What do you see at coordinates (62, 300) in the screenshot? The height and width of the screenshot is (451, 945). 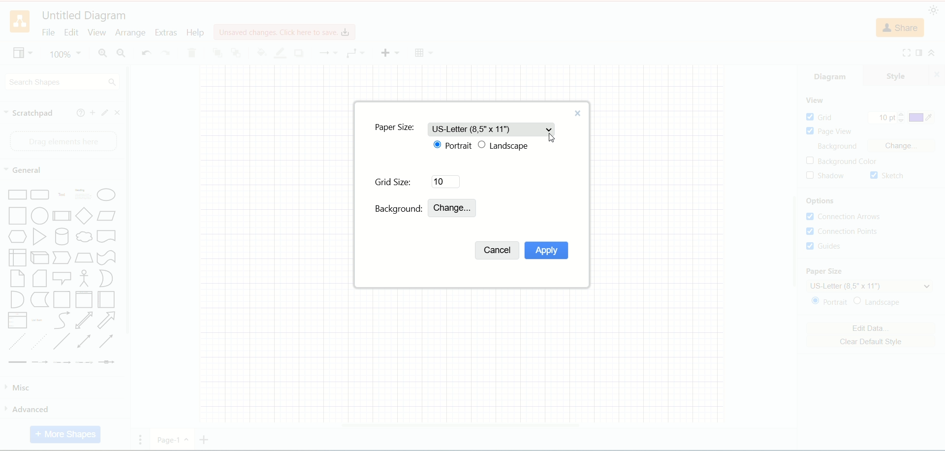 I see `Container` at bounding box center [62, 300].